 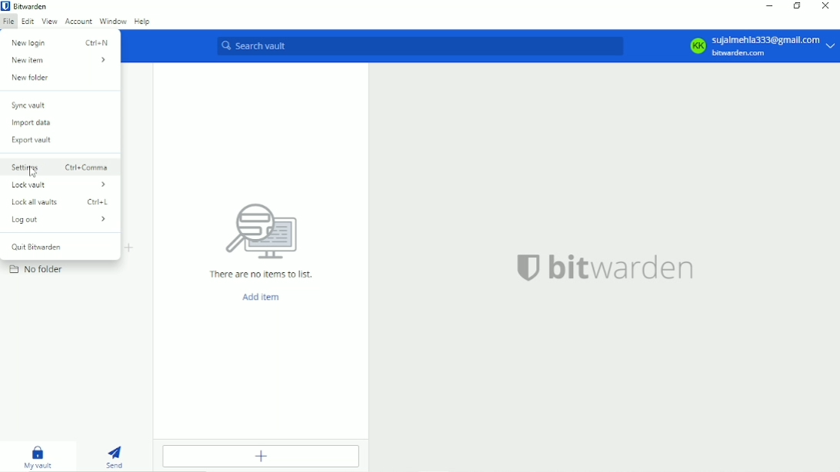 I want to click on Settings, so click(x=59, y=168).